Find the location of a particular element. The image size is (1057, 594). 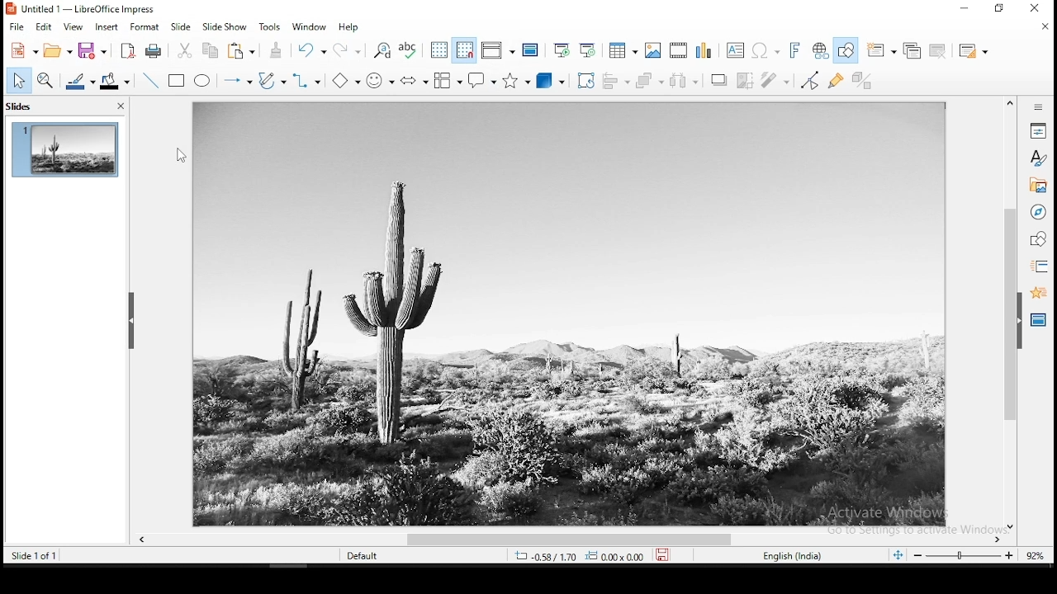

select tool is located at coordinates (21, 80).